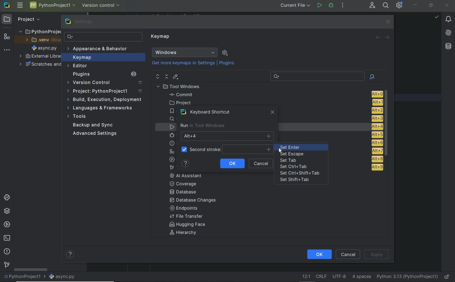  What do you see at coordinates (161, 37) in the screenshot?
I see `Keymap` at bounding box center [161, 37].